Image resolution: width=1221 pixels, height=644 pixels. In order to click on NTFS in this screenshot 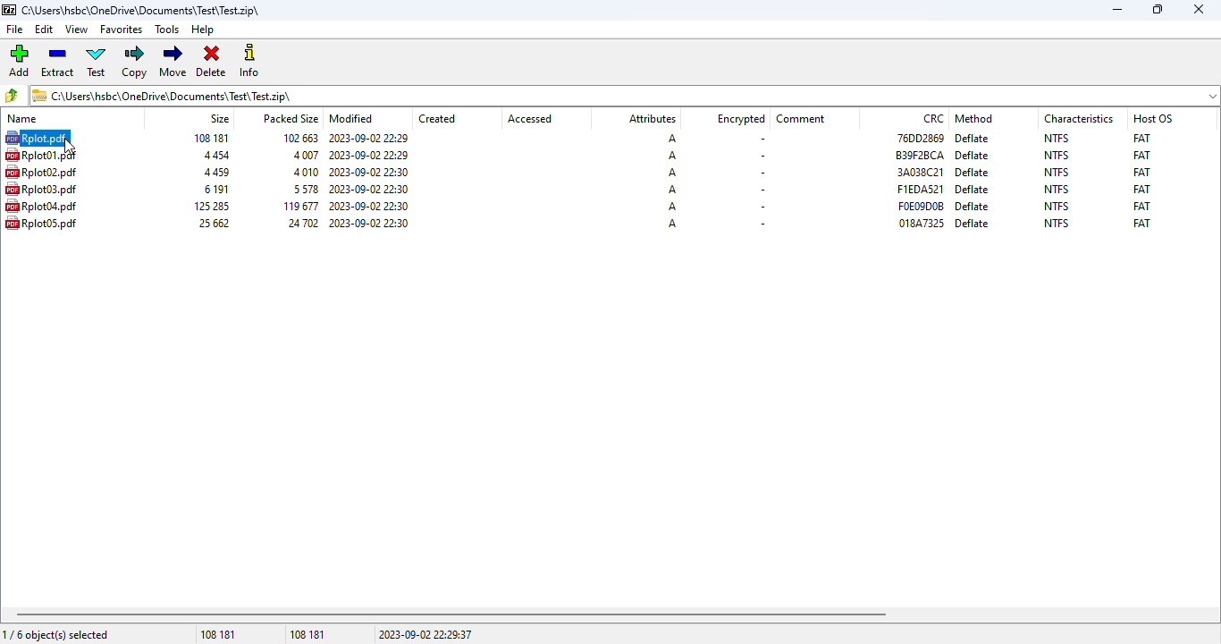, I will do `click(1057, 189)`.